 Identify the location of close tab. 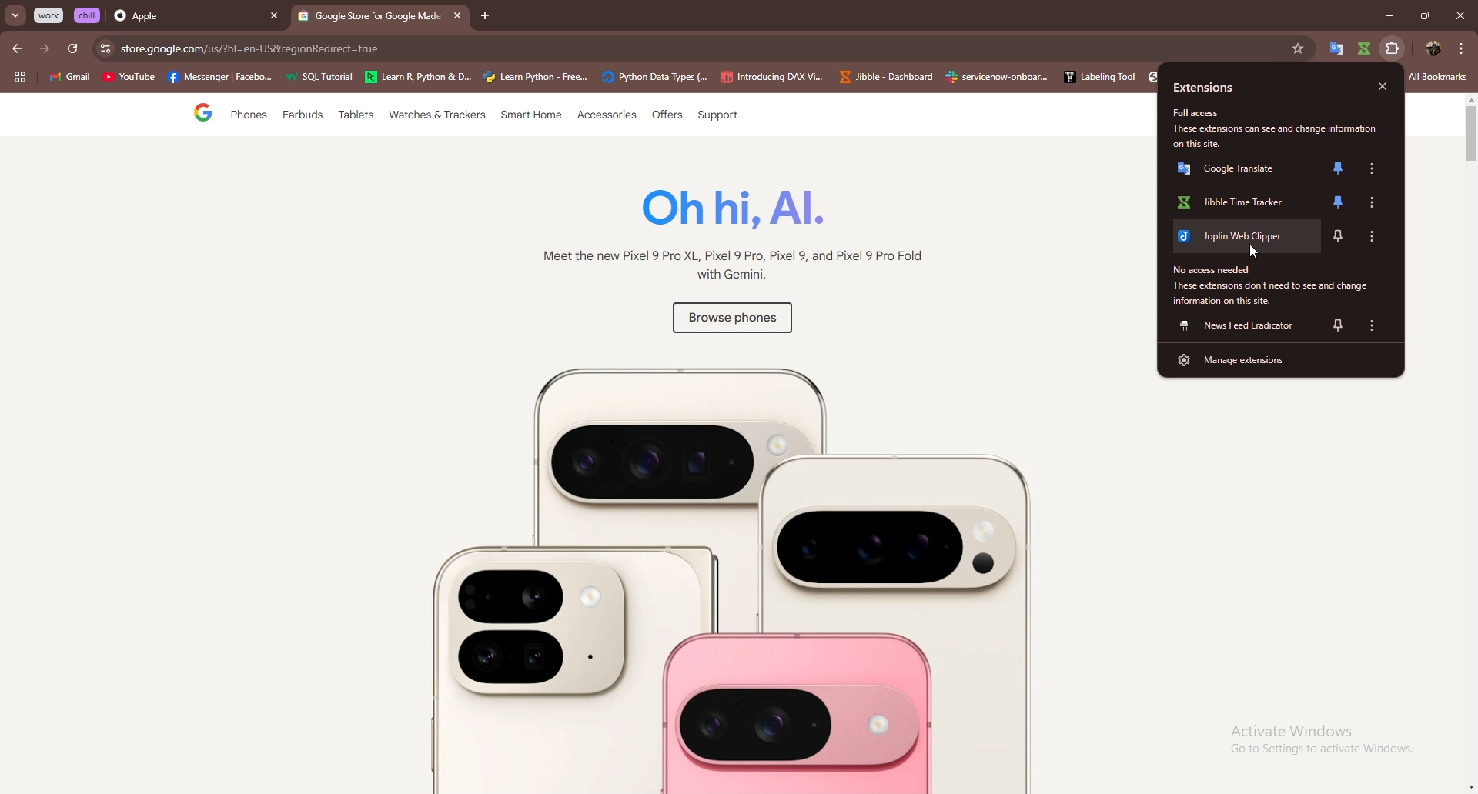
(274, 17).